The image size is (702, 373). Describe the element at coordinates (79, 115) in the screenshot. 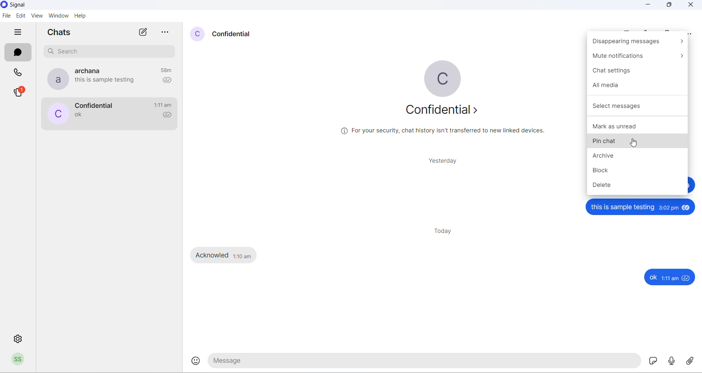

I see `last message` at that location.